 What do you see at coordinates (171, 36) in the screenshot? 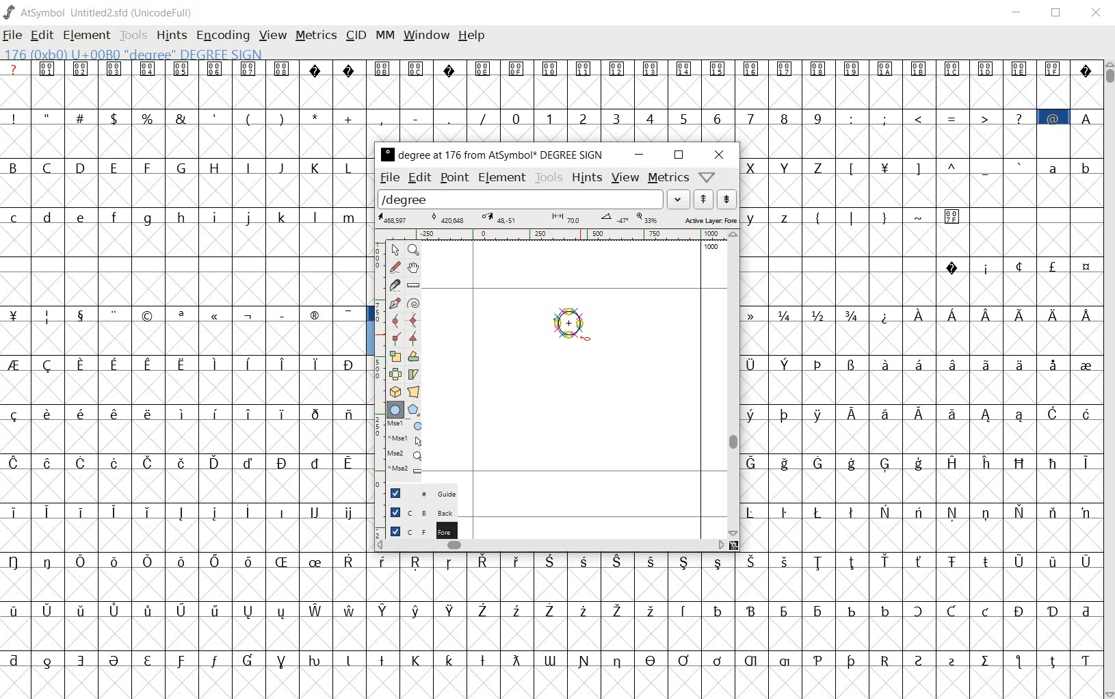
I see `hints` at bounding box center [171, 36].